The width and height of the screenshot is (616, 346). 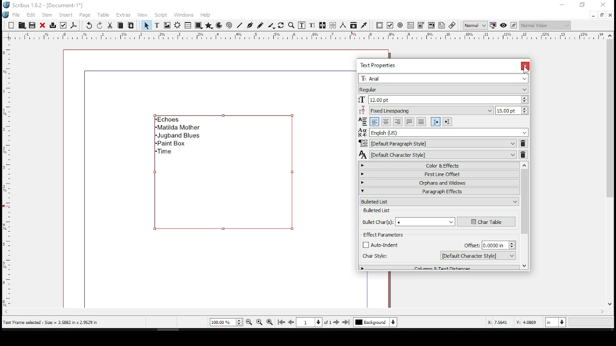 I want to click on text frame, so click(x=157, y=25).